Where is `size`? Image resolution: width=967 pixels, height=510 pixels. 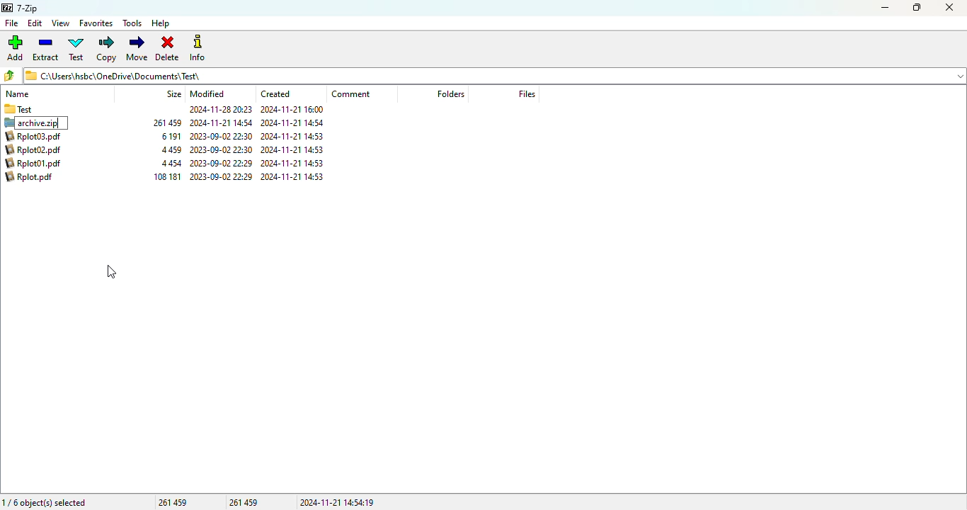 size is located at coordinates (173, 93).